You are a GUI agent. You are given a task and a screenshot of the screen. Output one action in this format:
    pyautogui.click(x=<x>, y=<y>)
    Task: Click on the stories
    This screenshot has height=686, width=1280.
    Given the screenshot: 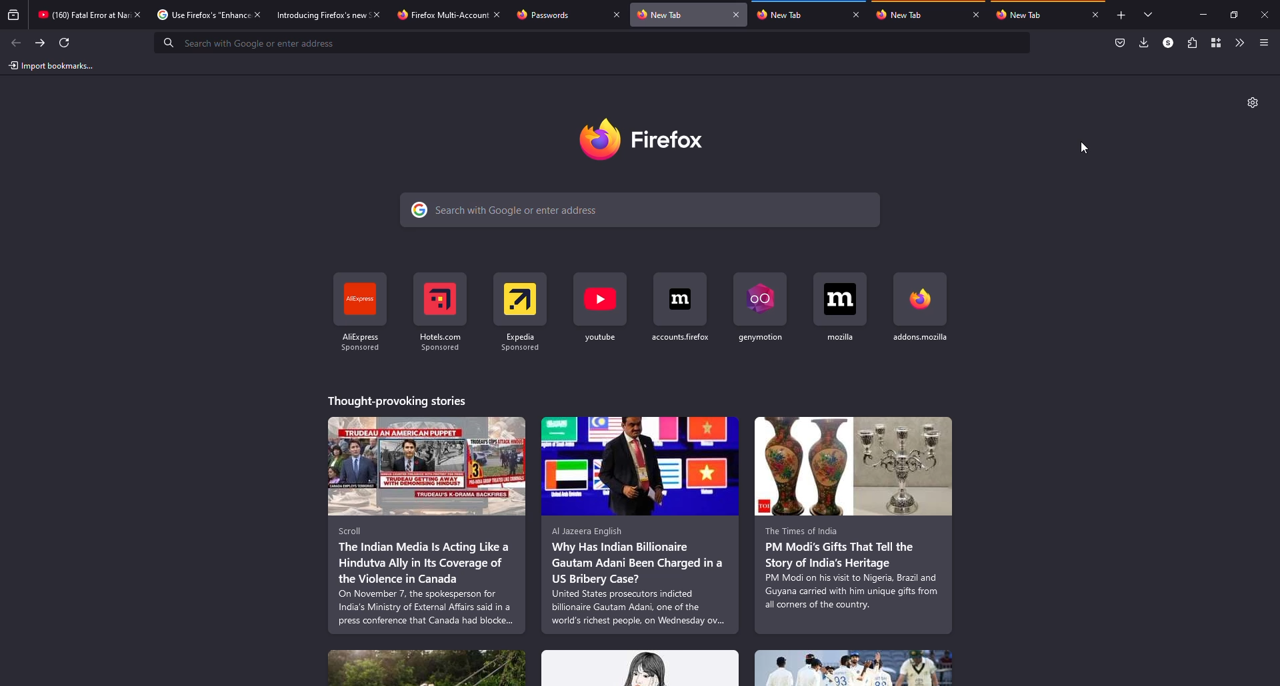 What is the action you would take?
    pyautogui.click(x=855, y=667)
    